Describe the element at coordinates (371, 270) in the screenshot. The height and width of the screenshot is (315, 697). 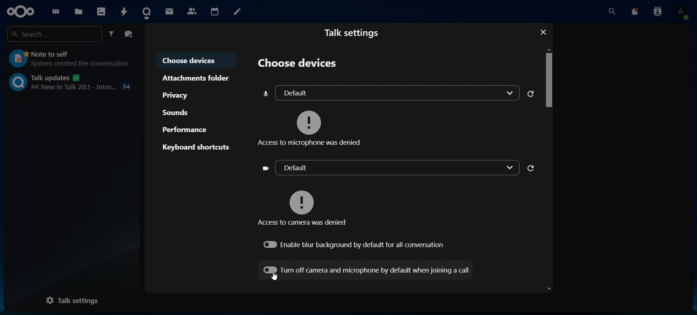
I see `turn off camera and microphone by default when joining a call` at that location.